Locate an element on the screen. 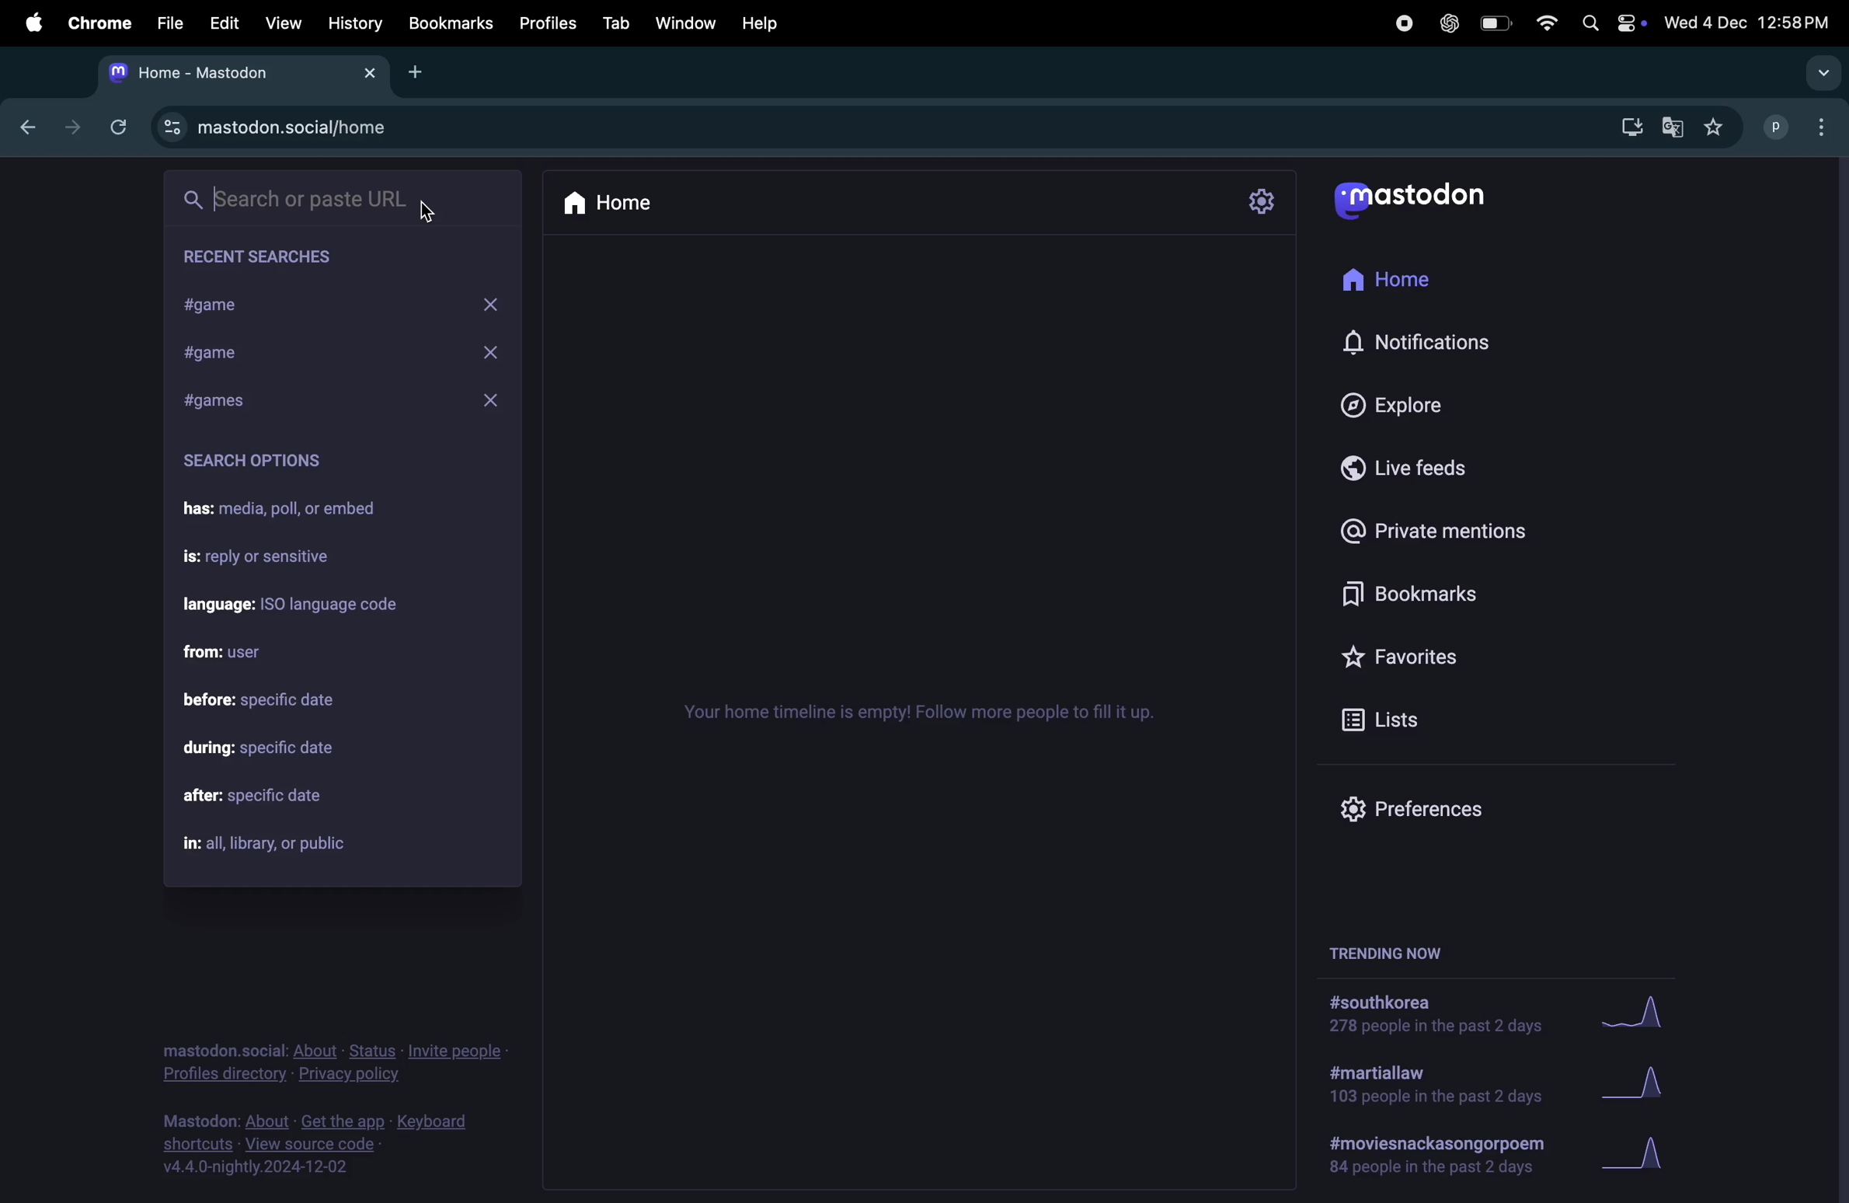 This screenshot has height=1203, width=1849. #game is located at coordinates (257, 354).